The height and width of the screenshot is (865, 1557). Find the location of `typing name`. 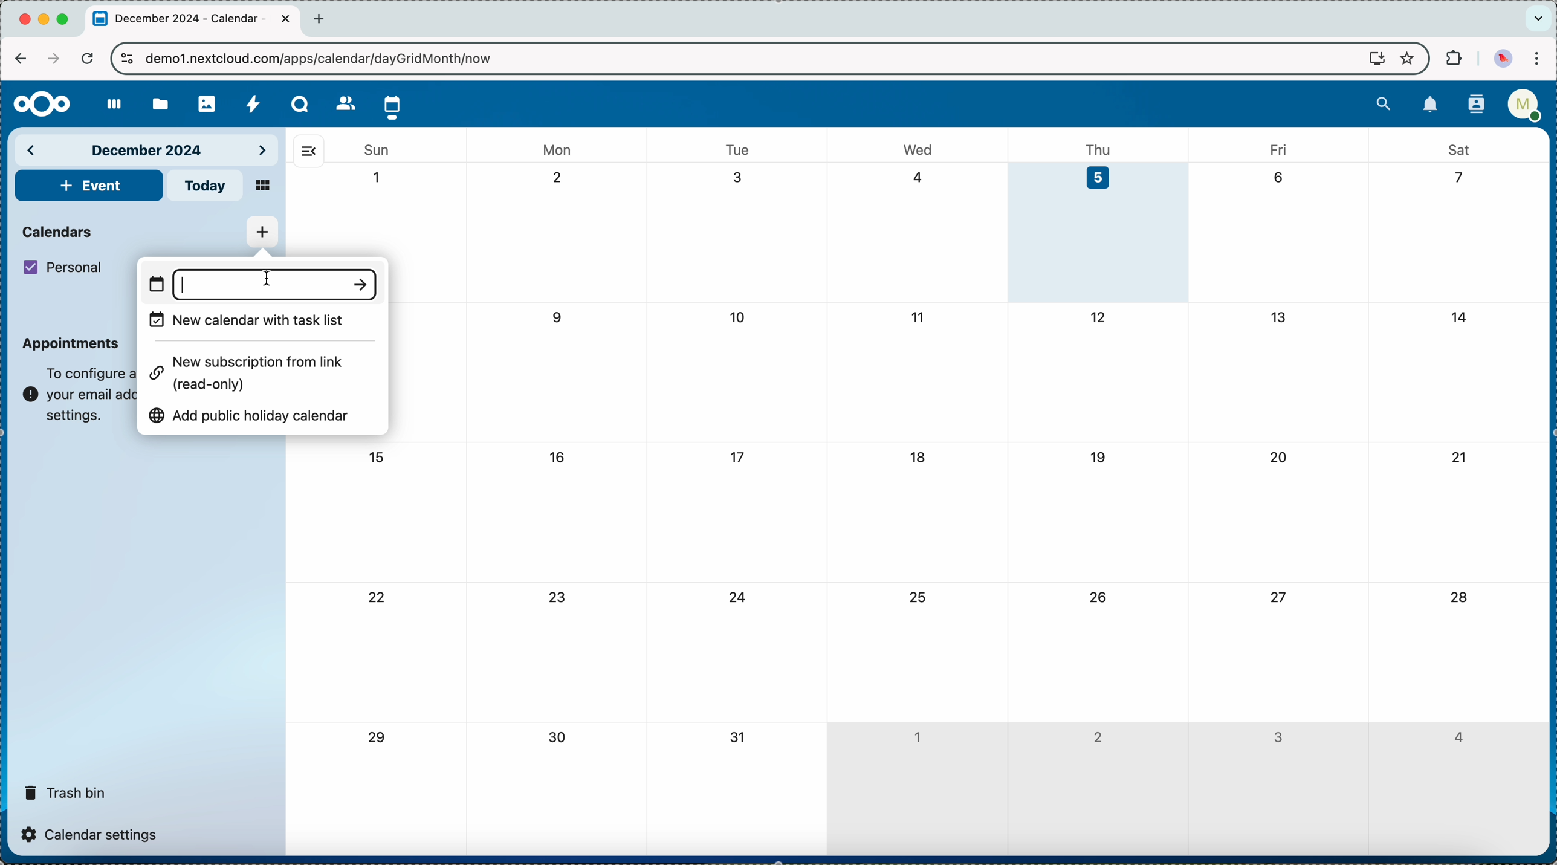

typing name is located at coordinates (267, 280).